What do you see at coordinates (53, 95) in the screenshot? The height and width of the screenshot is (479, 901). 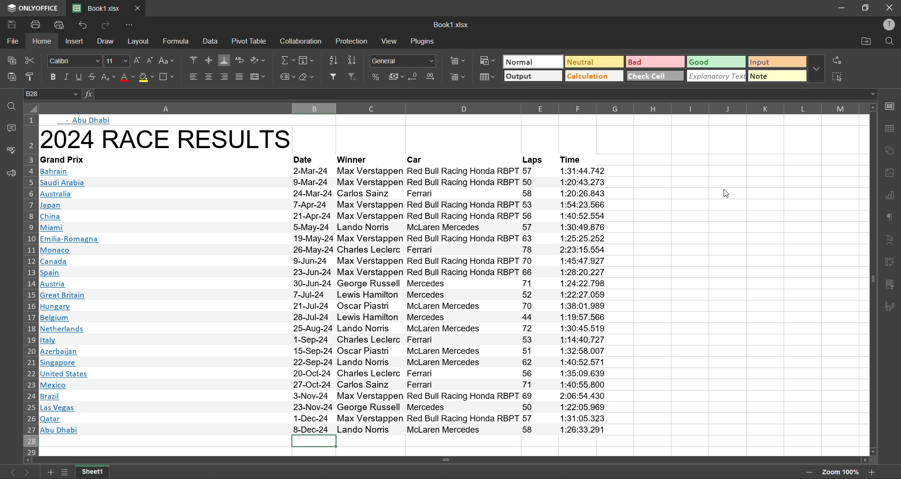 I see `cell address` at bounding box center [53, 95].